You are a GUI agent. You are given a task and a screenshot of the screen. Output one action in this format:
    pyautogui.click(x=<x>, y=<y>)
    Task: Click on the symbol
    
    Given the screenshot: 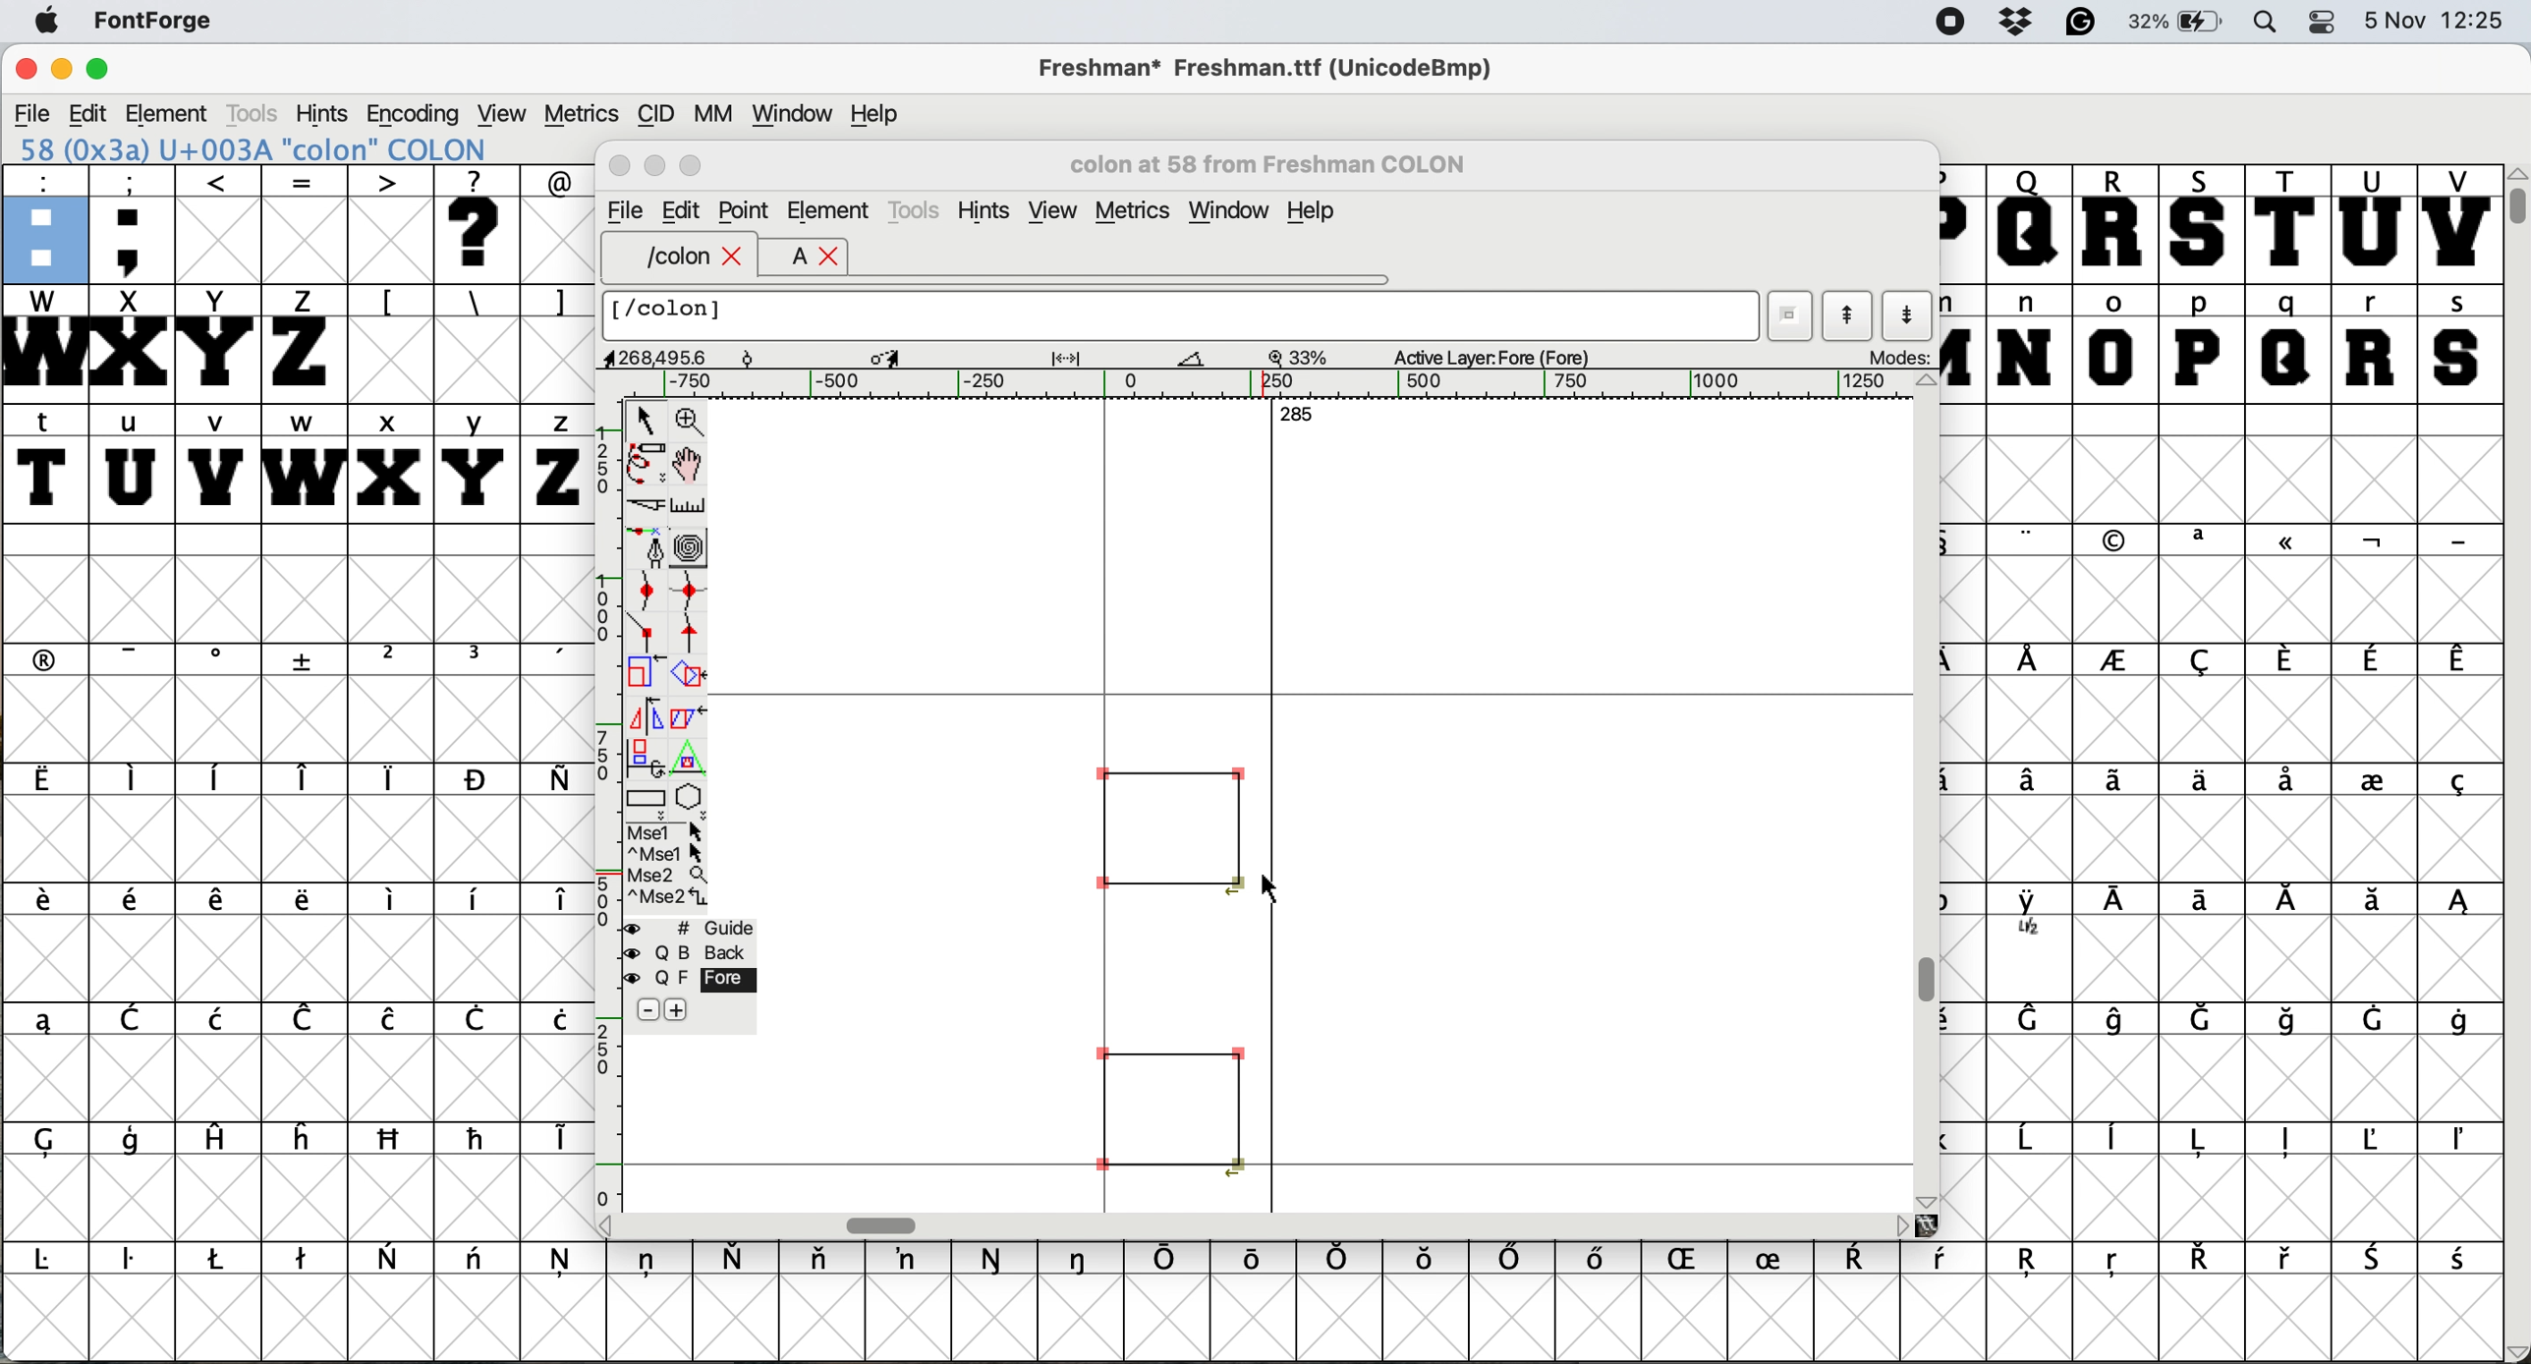 What is the action you would take?
    pyautogui.click(x=2458, y=662)
    